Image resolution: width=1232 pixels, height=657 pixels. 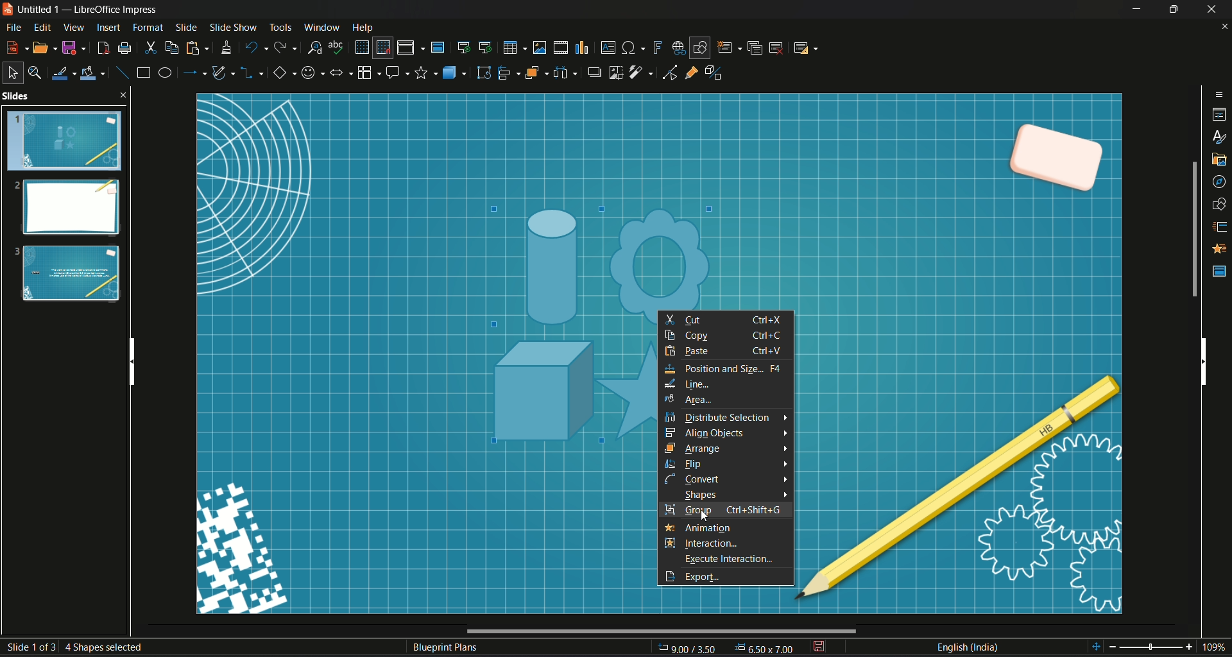 What do you see at coordinates (1161, 647) in the screenshot?
I see `Zoom` at bounding box center [1161, 647].